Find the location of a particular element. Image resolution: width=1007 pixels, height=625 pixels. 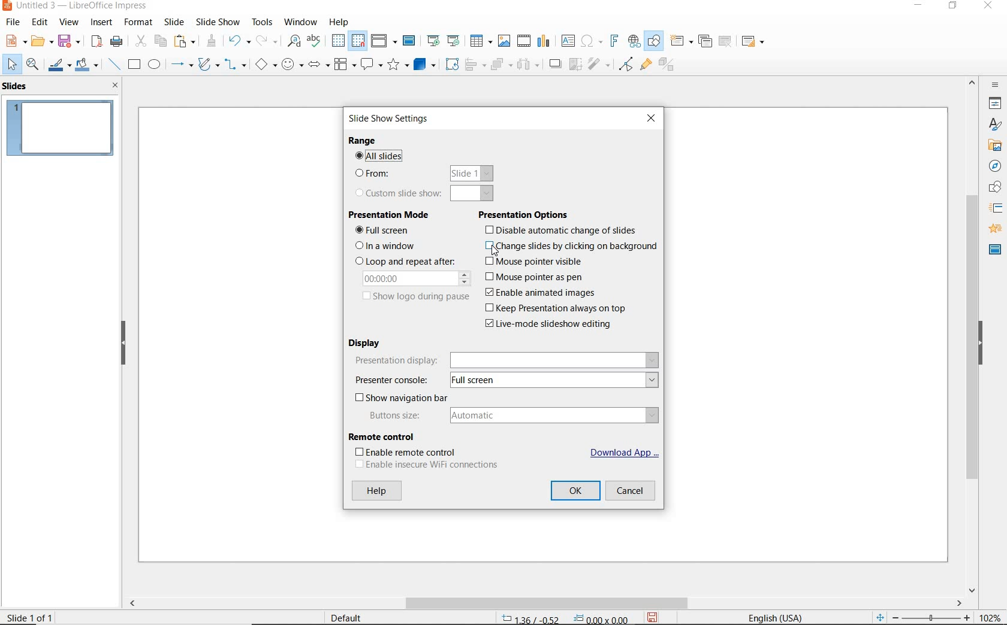

3D OBJECTS is located at coordinates (424, 66).